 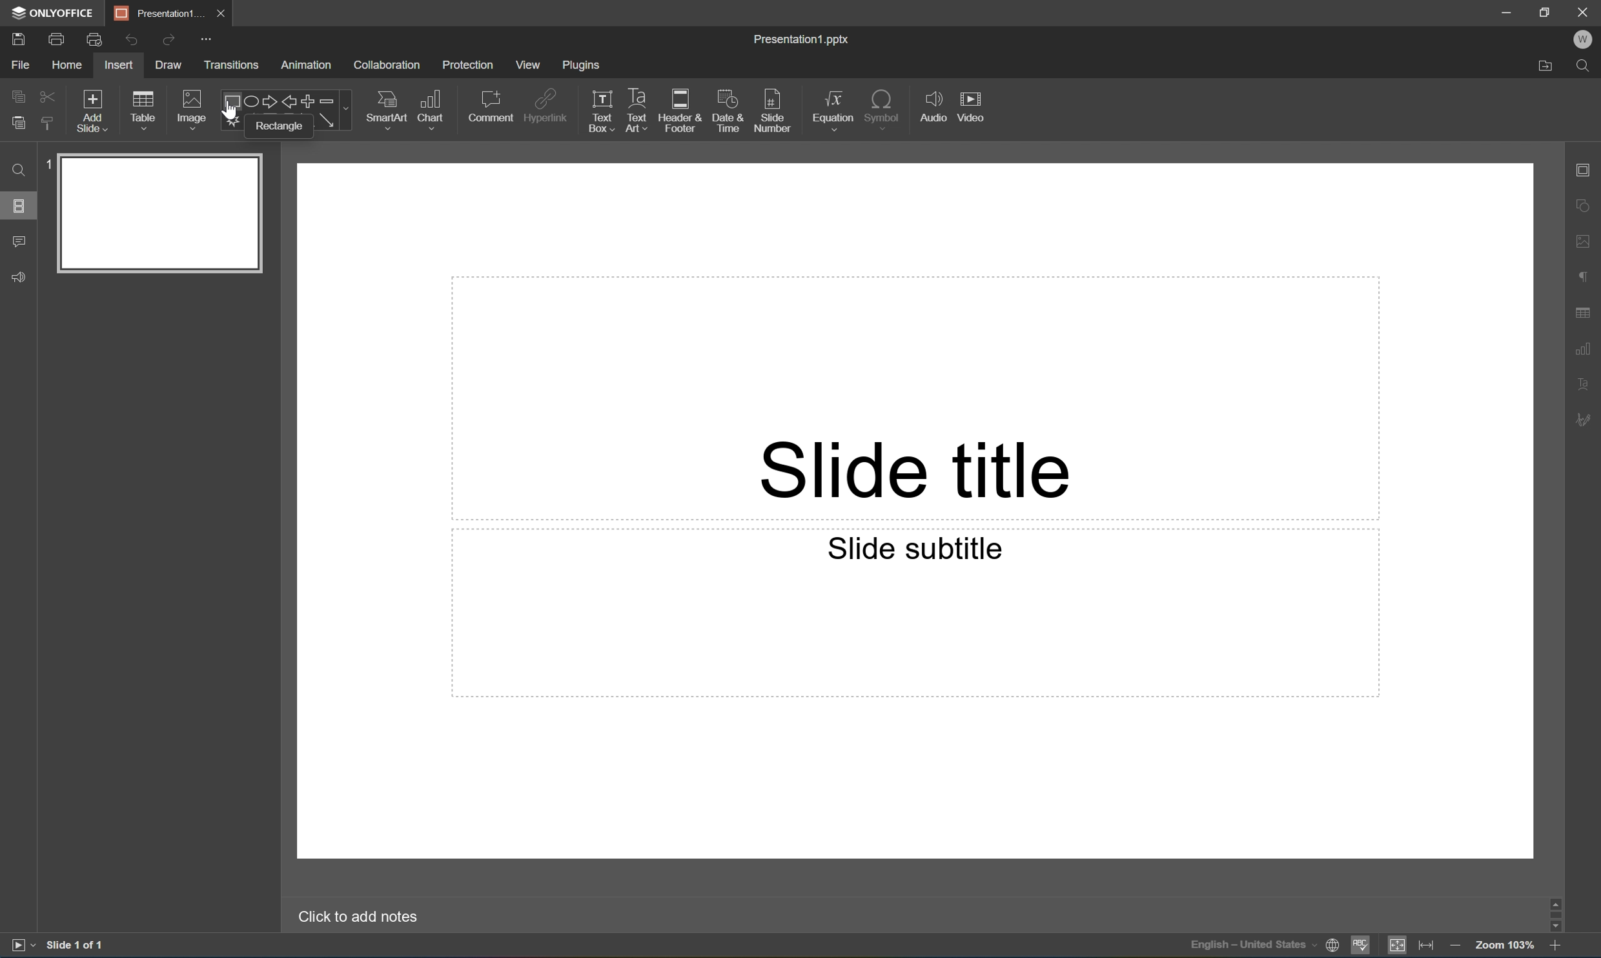 What do you see at coordinates (882, 107) in the screenshot?
I see `Symbol` at bounding box center [882, 107].